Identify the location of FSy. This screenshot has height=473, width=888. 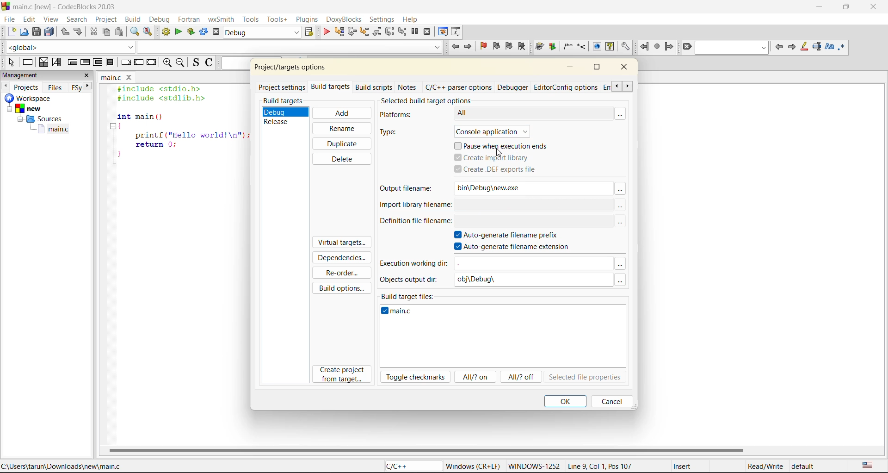
(77, 87).